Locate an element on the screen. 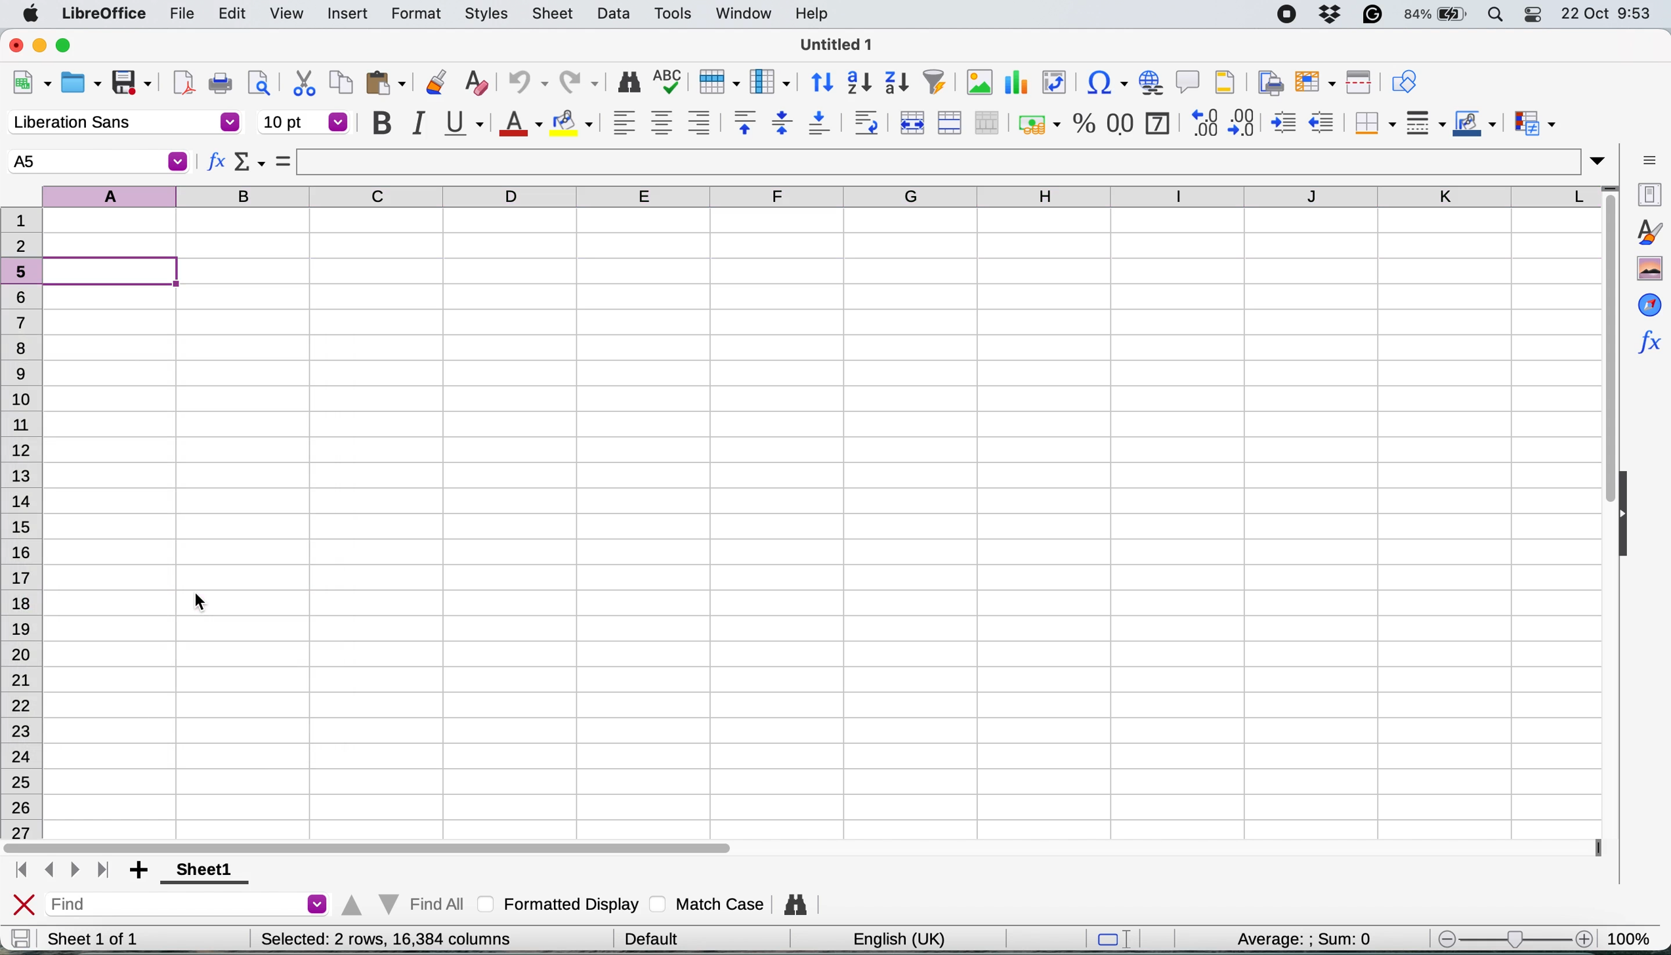  format as number is located at coordinates (1121, 122).